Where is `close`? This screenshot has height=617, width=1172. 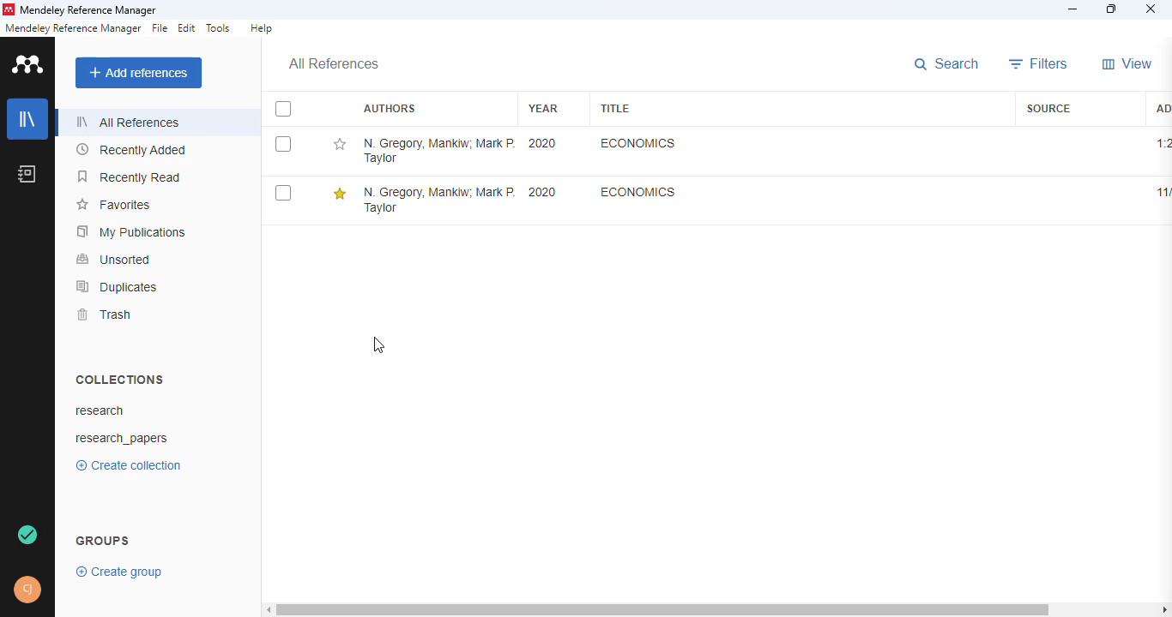
close is located at coordinates (1151, 9).